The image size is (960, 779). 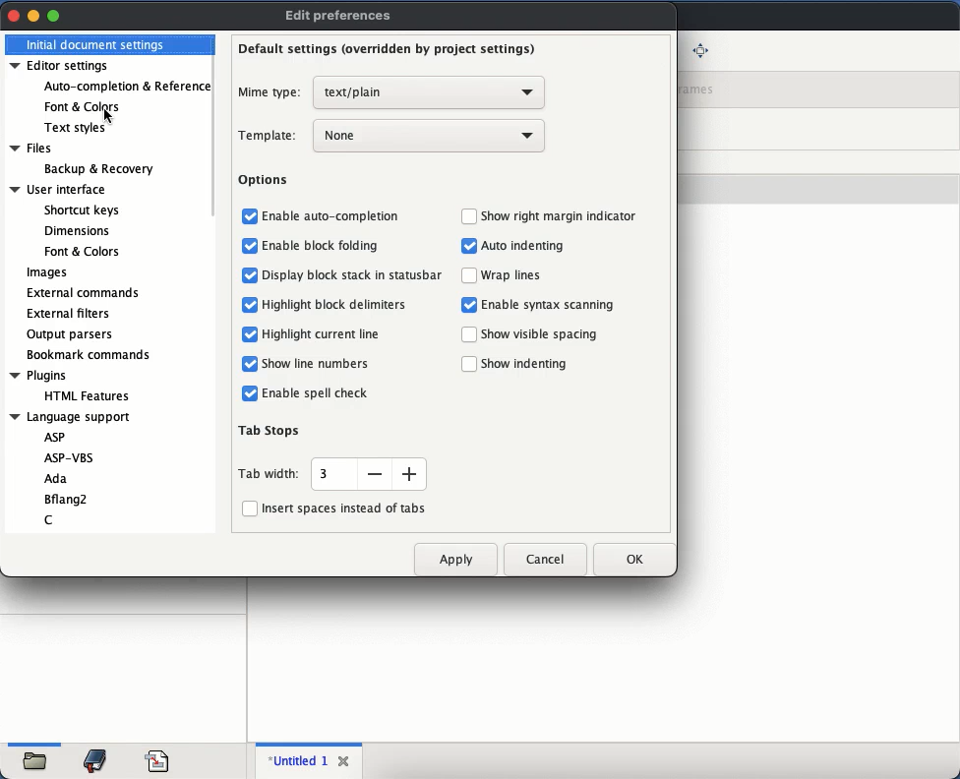 I want to click on checkbox, so click(x=467, y=363).